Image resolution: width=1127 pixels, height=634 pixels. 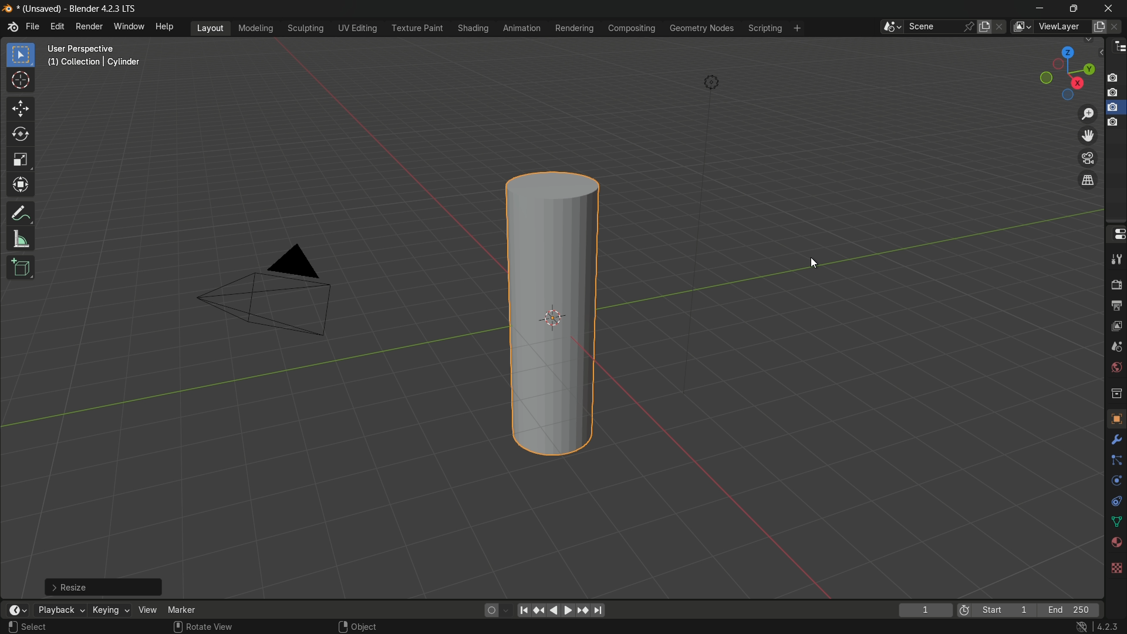 What do you see at coordinates (599, 611) in the screenshot?
I see `jump to endpoint` at bounding box center [599, 611].